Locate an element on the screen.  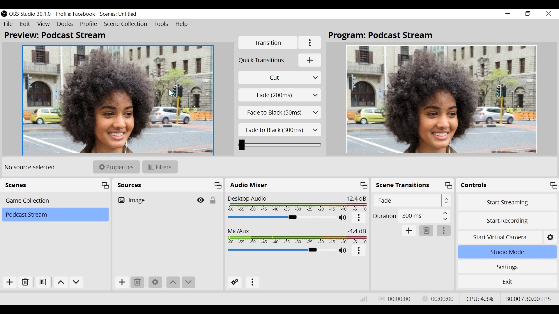
(un)lock is located at coordinates (213, 201).